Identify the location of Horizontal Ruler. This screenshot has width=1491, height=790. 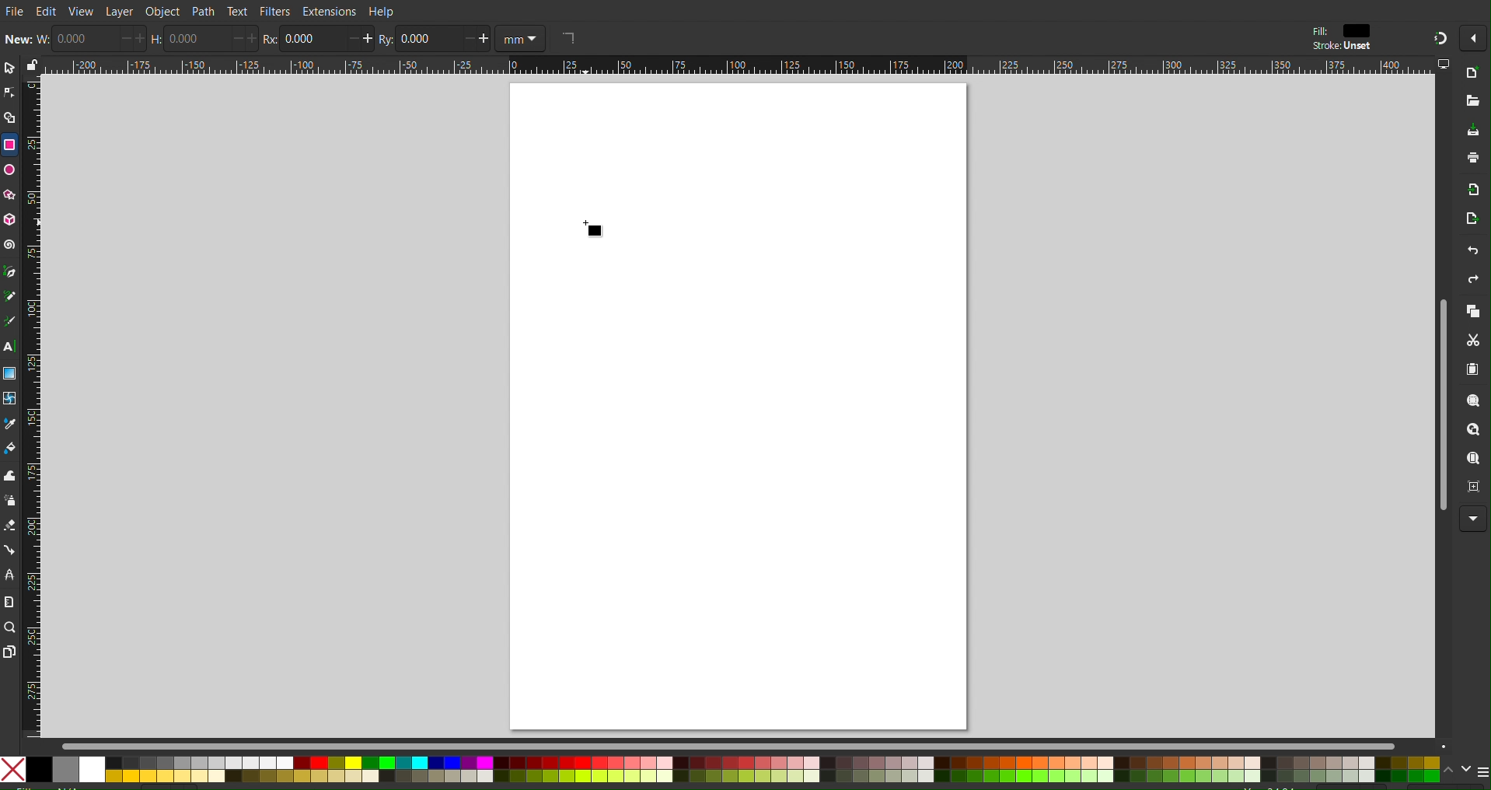
(738, 67).